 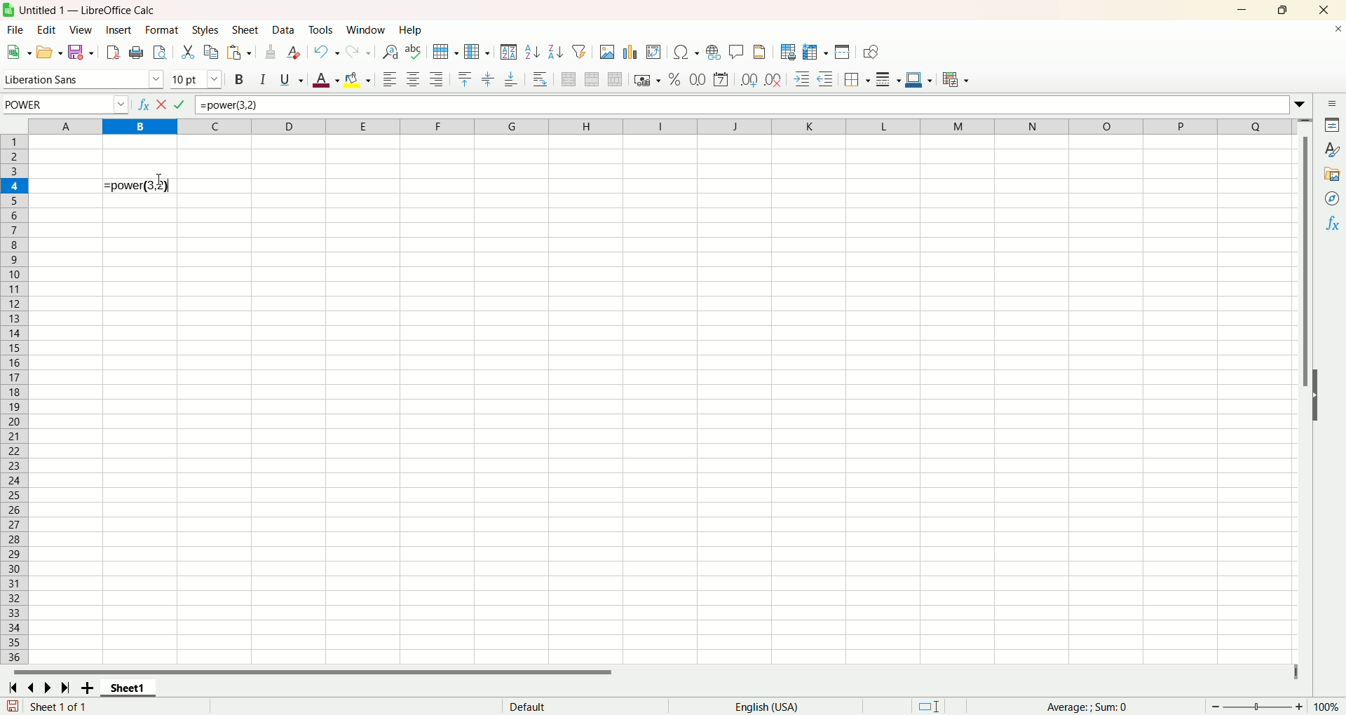 I want to click on align bottom, so click(x=512, y=82).